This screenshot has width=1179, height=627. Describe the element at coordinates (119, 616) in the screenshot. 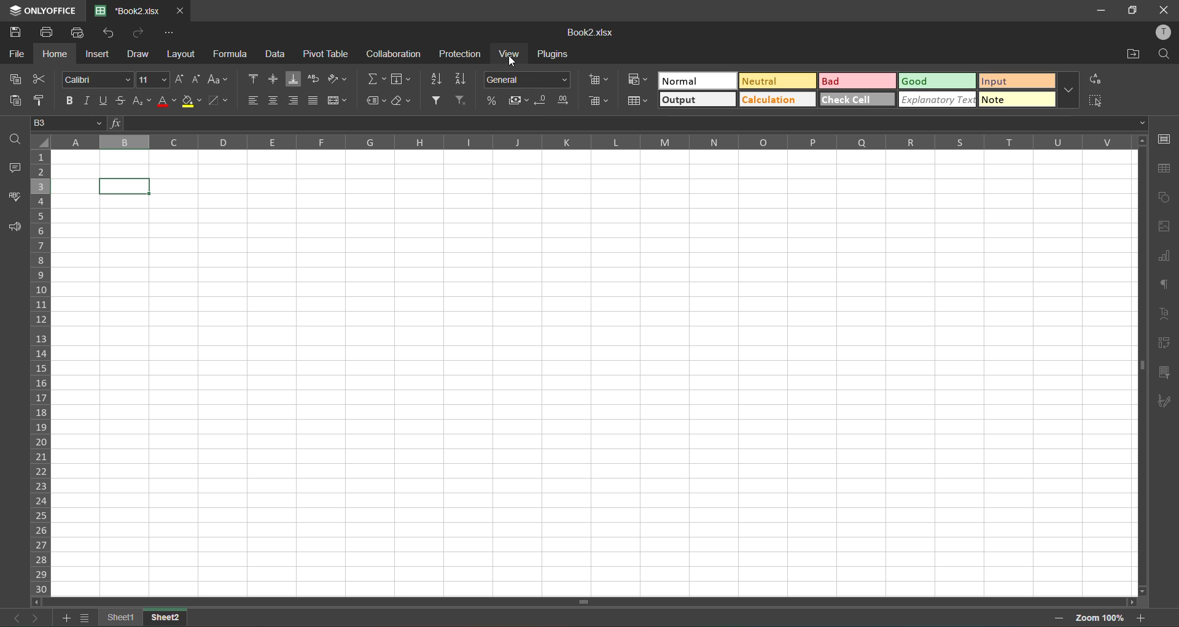

I see `sheet 1` at that location.